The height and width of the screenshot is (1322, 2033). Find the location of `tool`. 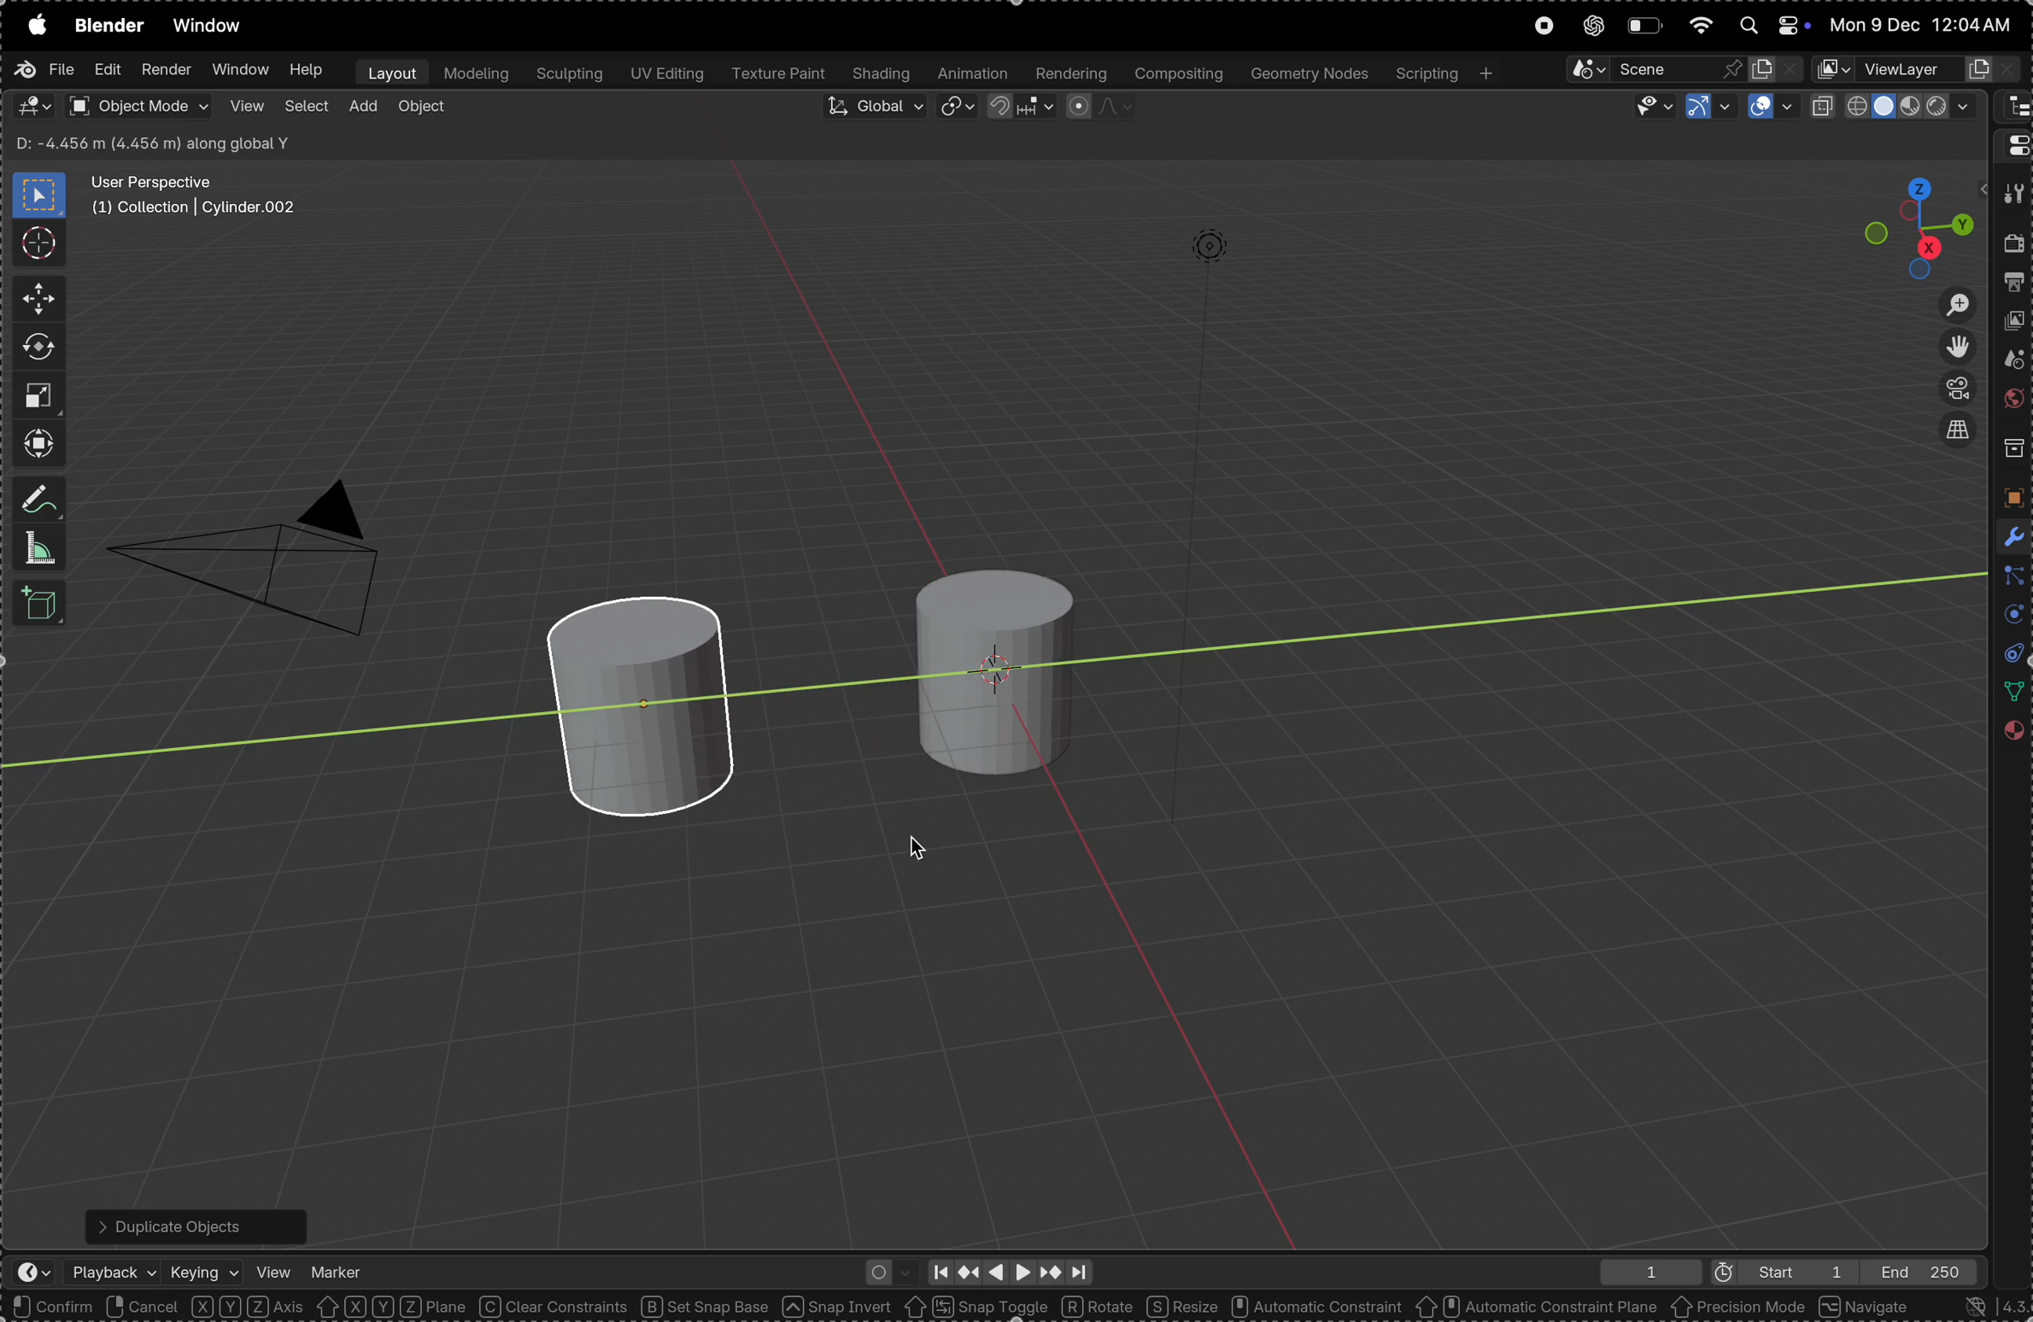

tool is located at coordinates (2012, 195).